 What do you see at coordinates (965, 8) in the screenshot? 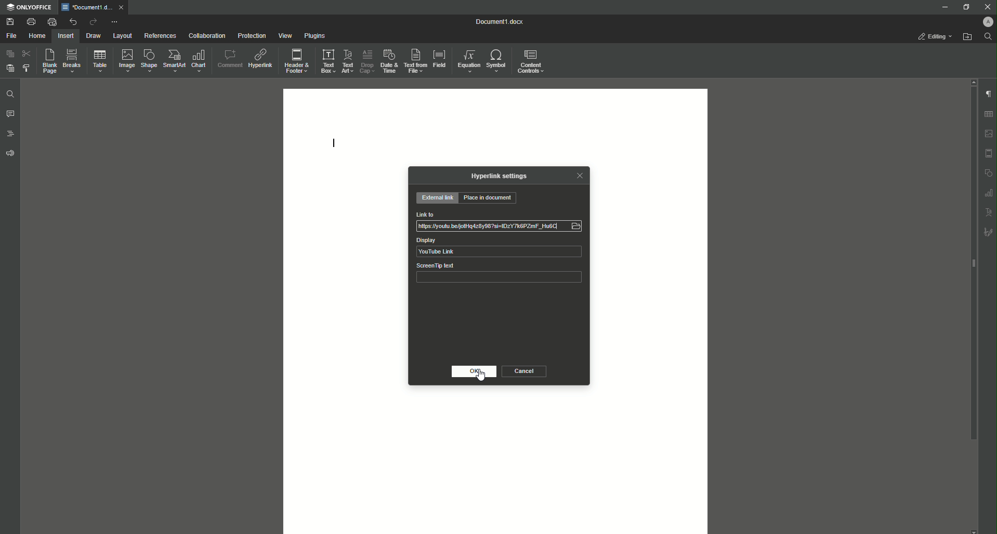
I see `Restore` at bounding box center [965, 8].